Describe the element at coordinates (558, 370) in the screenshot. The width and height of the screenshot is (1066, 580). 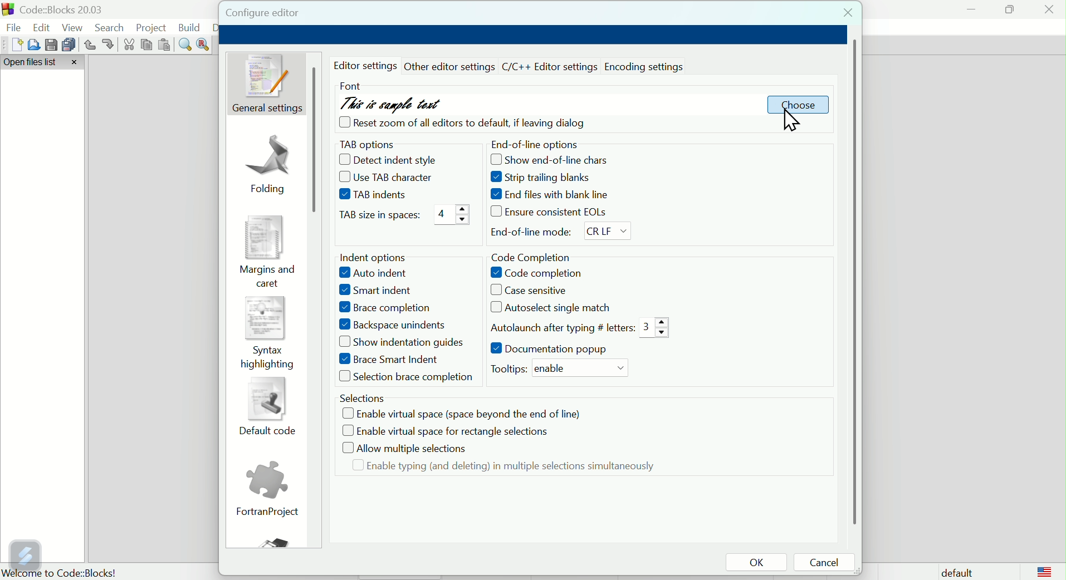
I see `Tooltips: enable` at that location.